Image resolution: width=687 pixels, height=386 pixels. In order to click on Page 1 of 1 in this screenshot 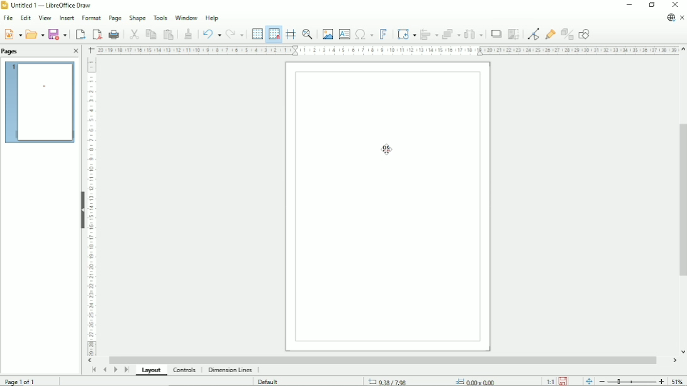, I will do `click(21, 382)`.